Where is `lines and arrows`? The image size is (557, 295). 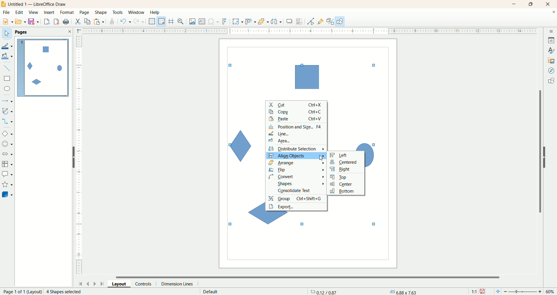 lines and arrows is located at coordinates (8, 101).